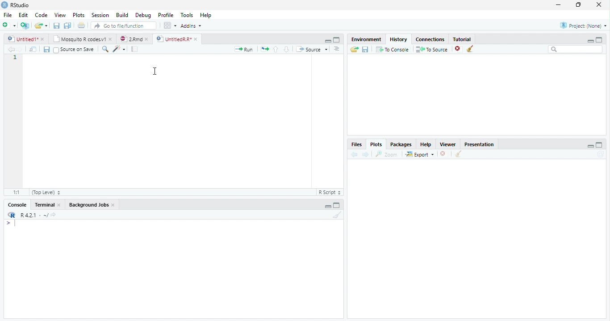  What do you see at coordinates (590, 40) in the screenshot?
I see `Minimize` at bounding box center [590, 40].